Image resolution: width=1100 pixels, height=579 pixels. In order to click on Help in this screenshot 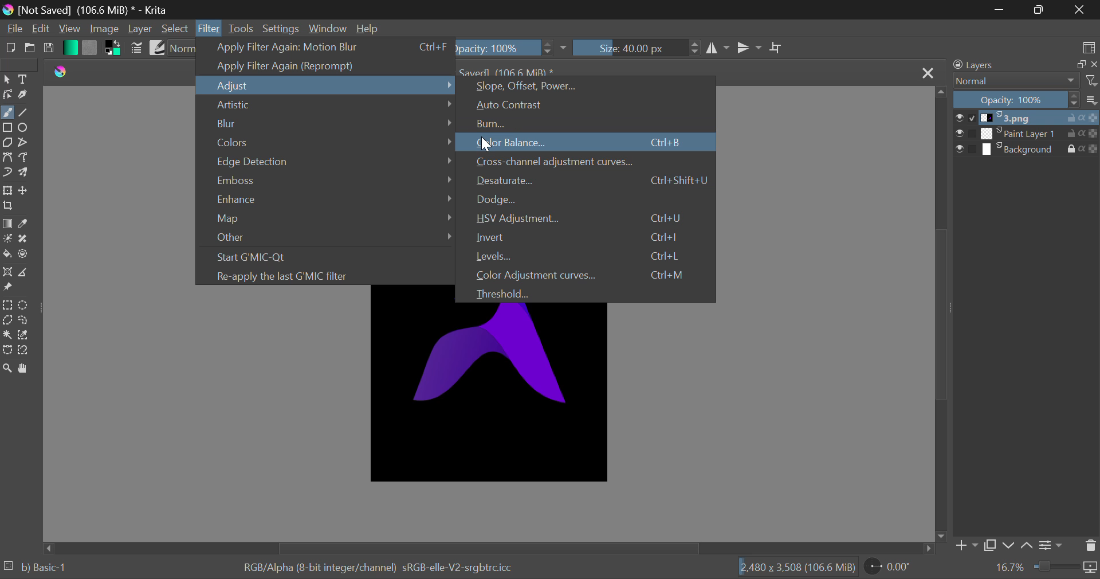, I will do `click(367, 28)`.